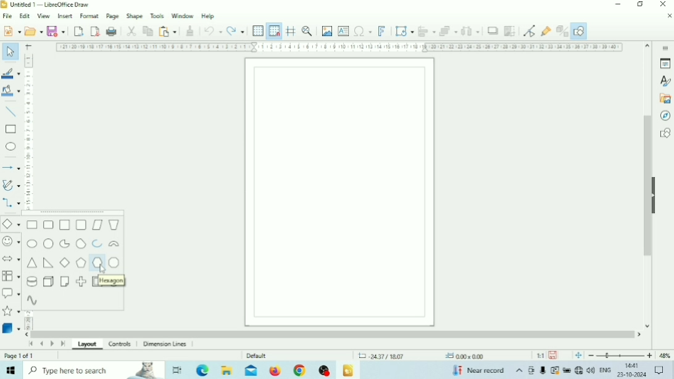 The width and height of the screenshot is (674, 379). What do you see at coordinates (209, 17) in the screenshot?
I see `Help` at bounding box center [209, 17].